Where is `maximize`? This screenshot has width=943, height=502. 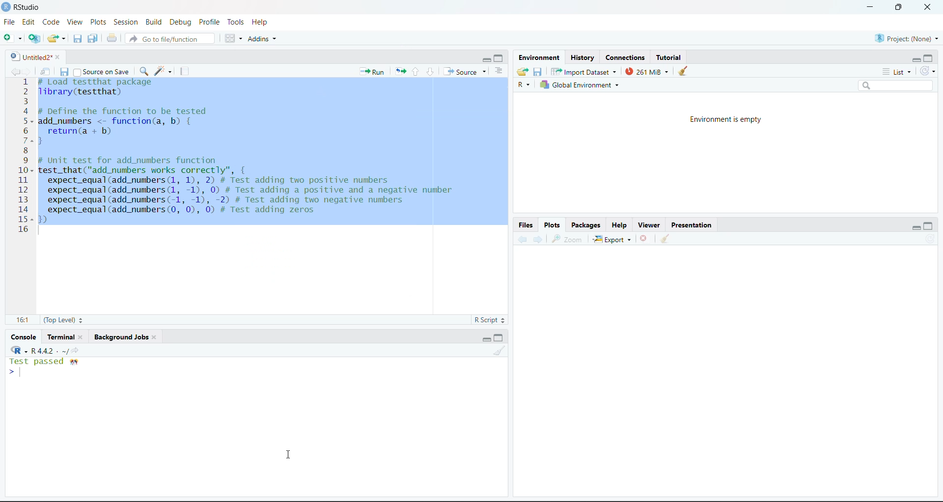 maximize is located at coordinates (499, 58).